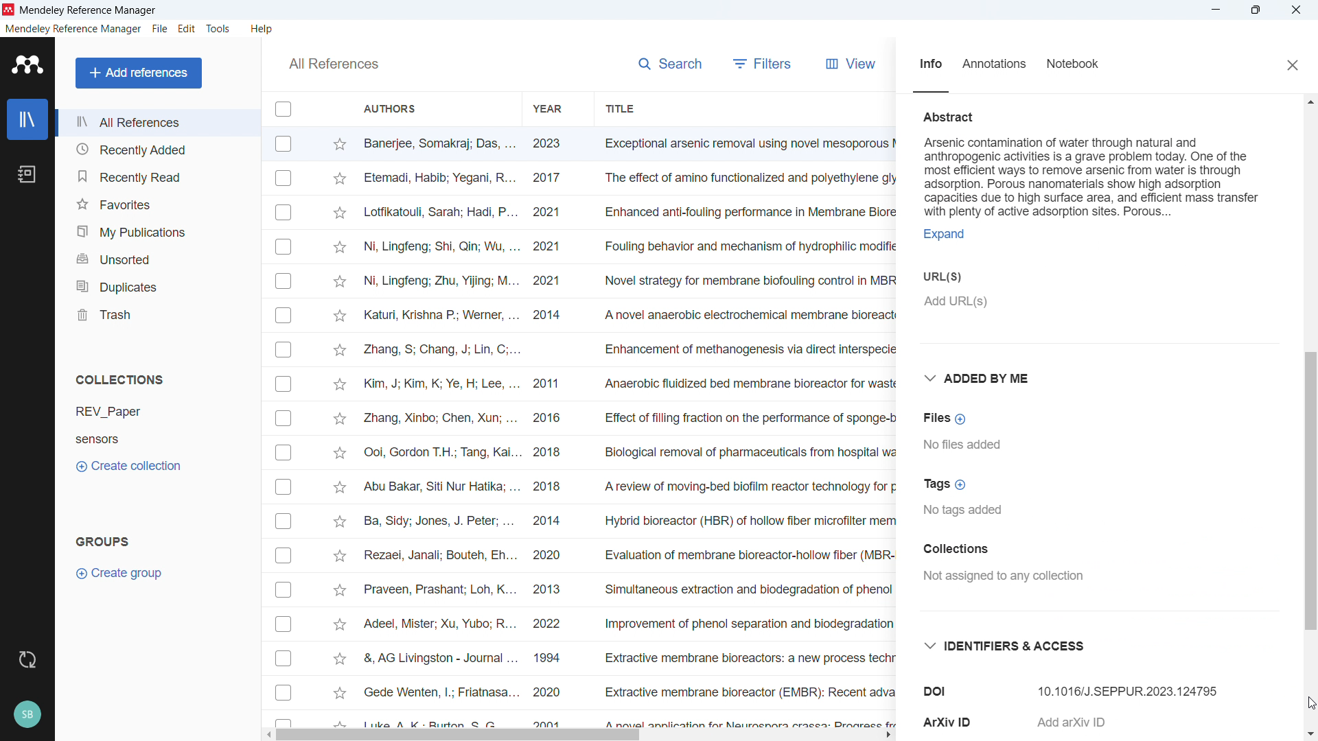 This screenshot has width=1318, height=741. I want to click on click to select individual entry, so click(285, 178).